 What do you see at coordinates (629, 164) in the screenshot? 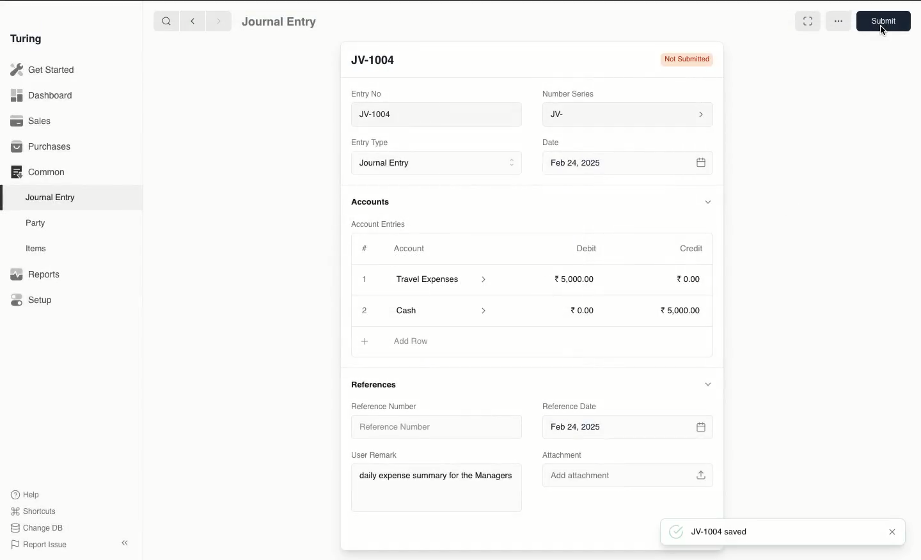
I see `Feb 24, 2025` at bounding box center [629, 164].